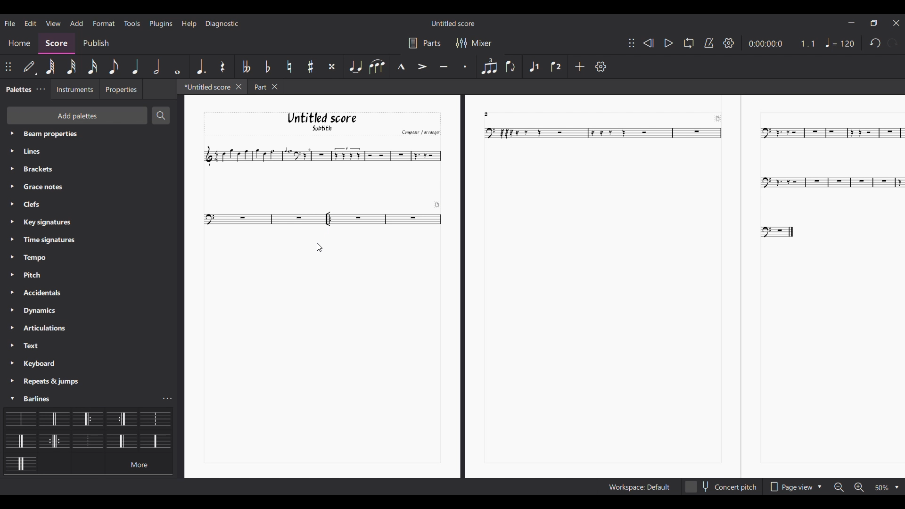  Describe the element at coordinates (41, 89) in the screenshot. I see `Palette settings` at that location.